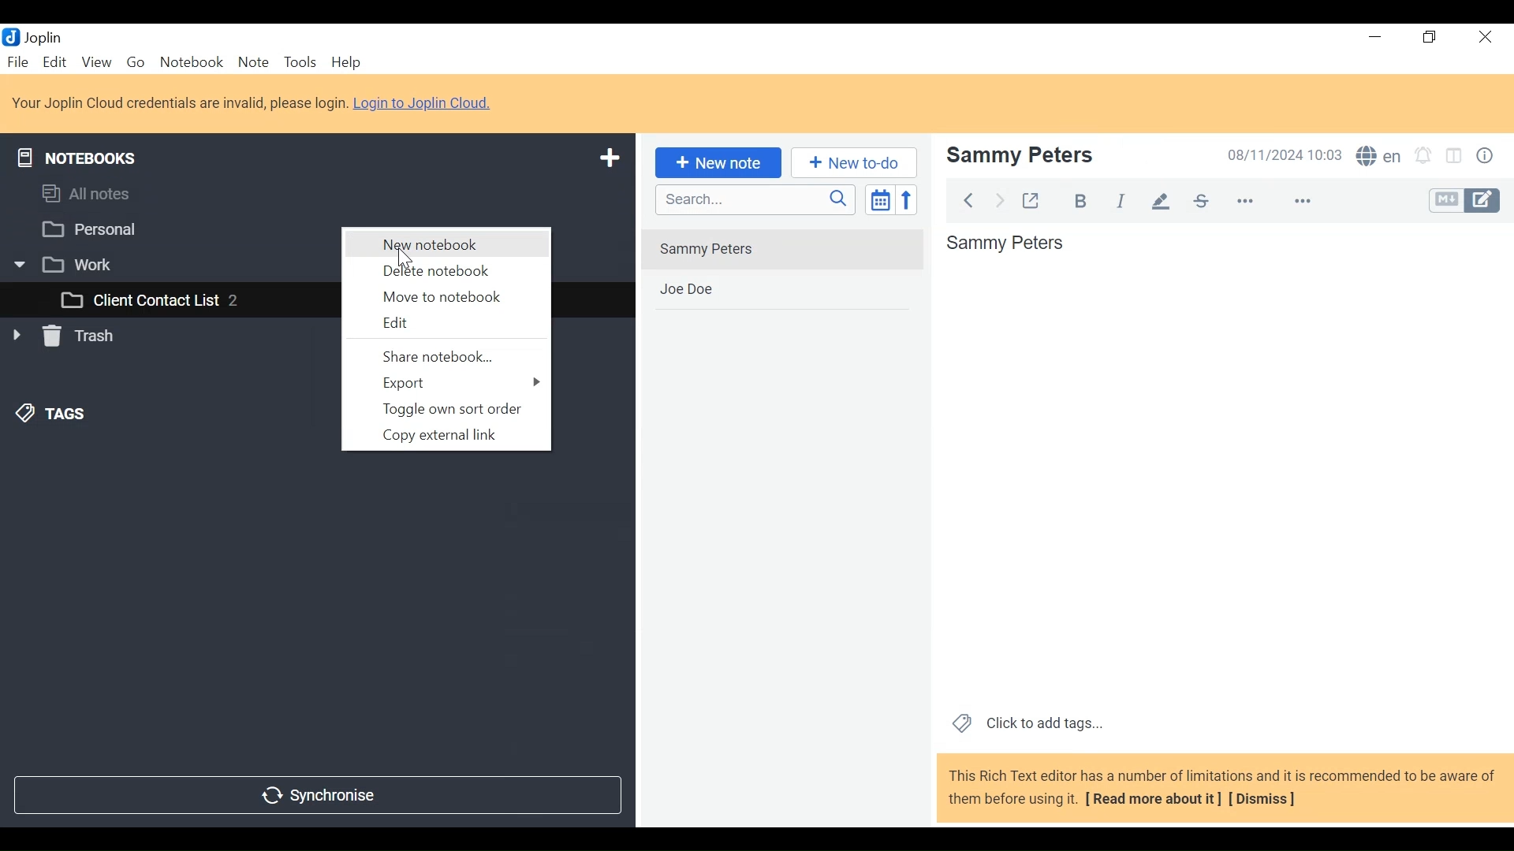 This screenshot has width=1514, height=851. Describe the element at coordinates (446, 382) in the screenshot. I see `Export` at that location.